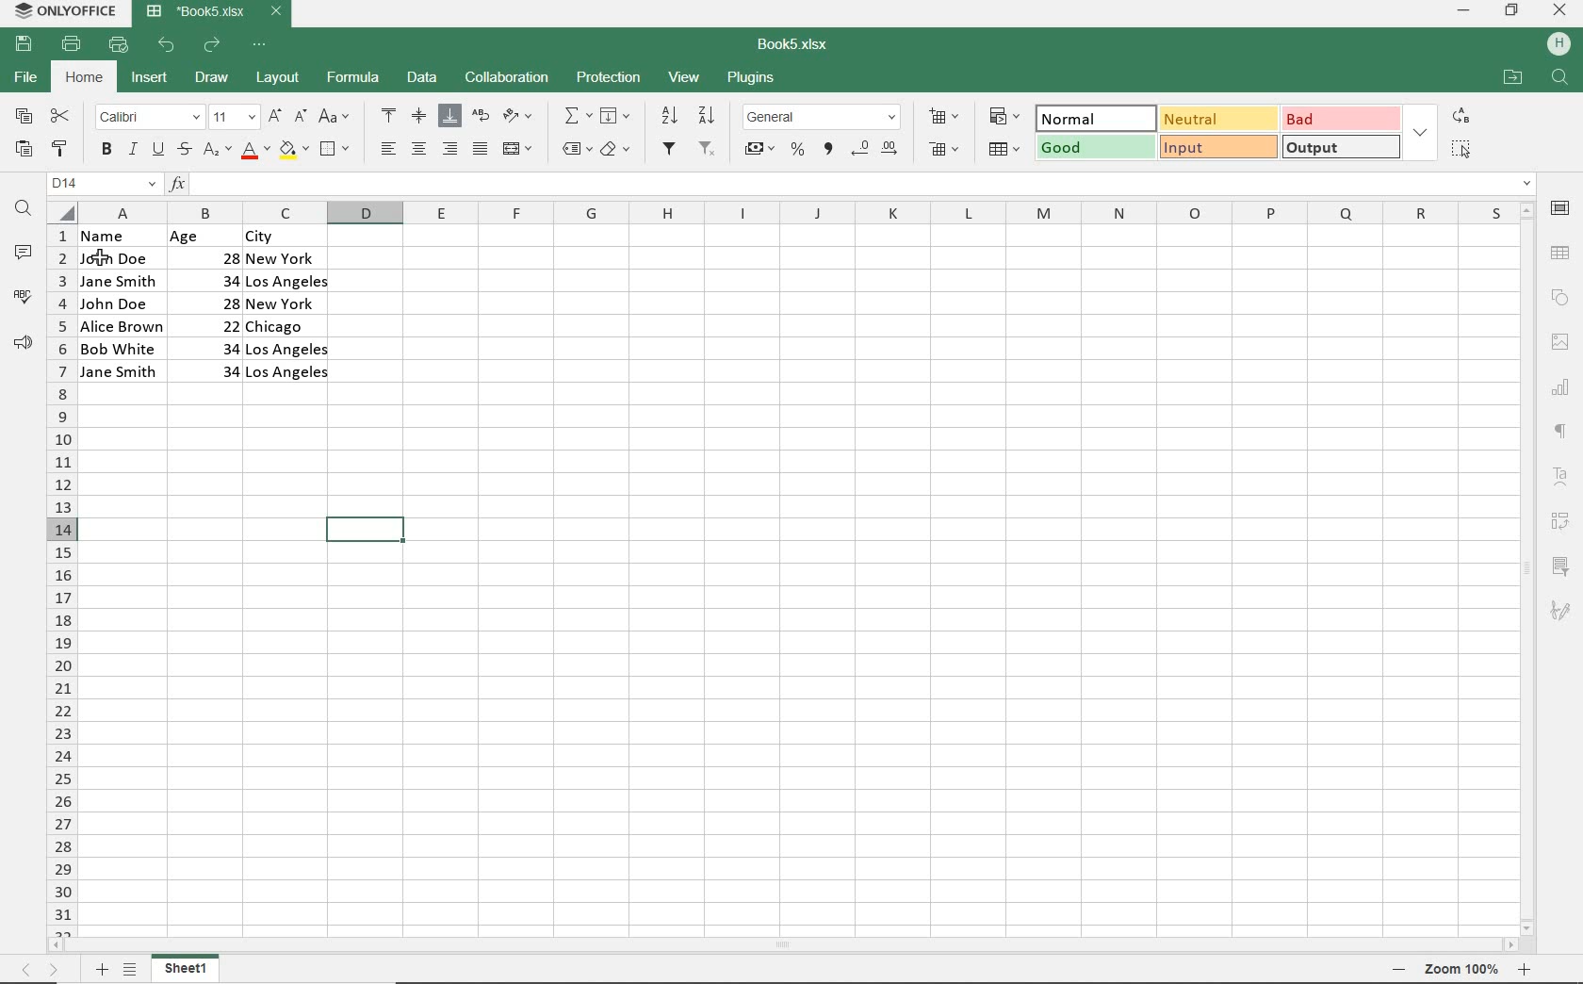 Image resolution: width=1583 pixels, height=984 pixels. Describe the element at coordinates (214, 44) in the screenshot. I see `REDO` at that location.